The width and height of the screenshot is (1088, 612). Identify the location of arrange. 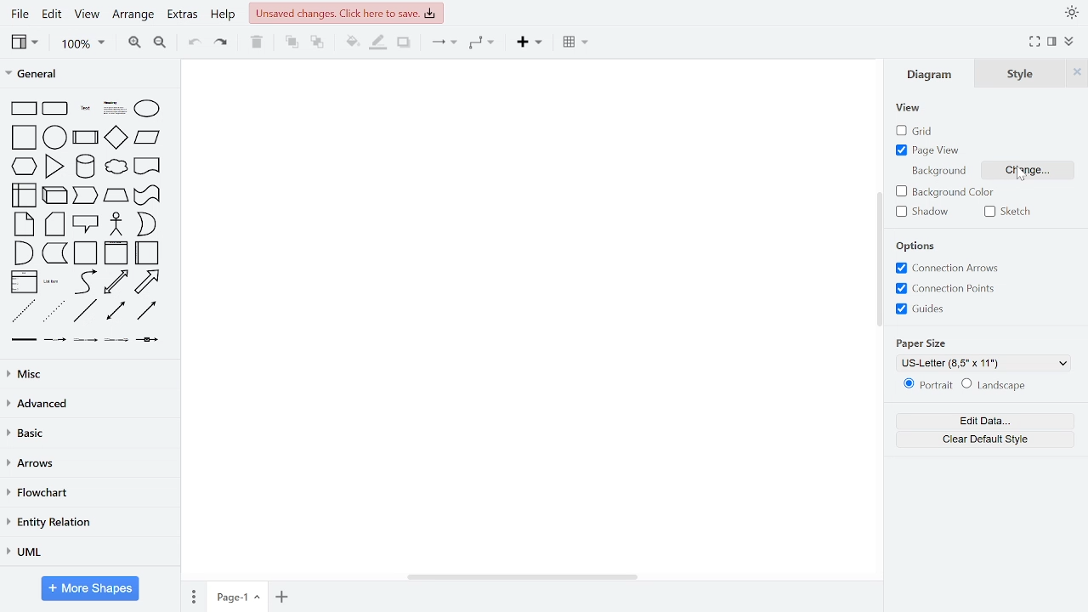
(133, 14).